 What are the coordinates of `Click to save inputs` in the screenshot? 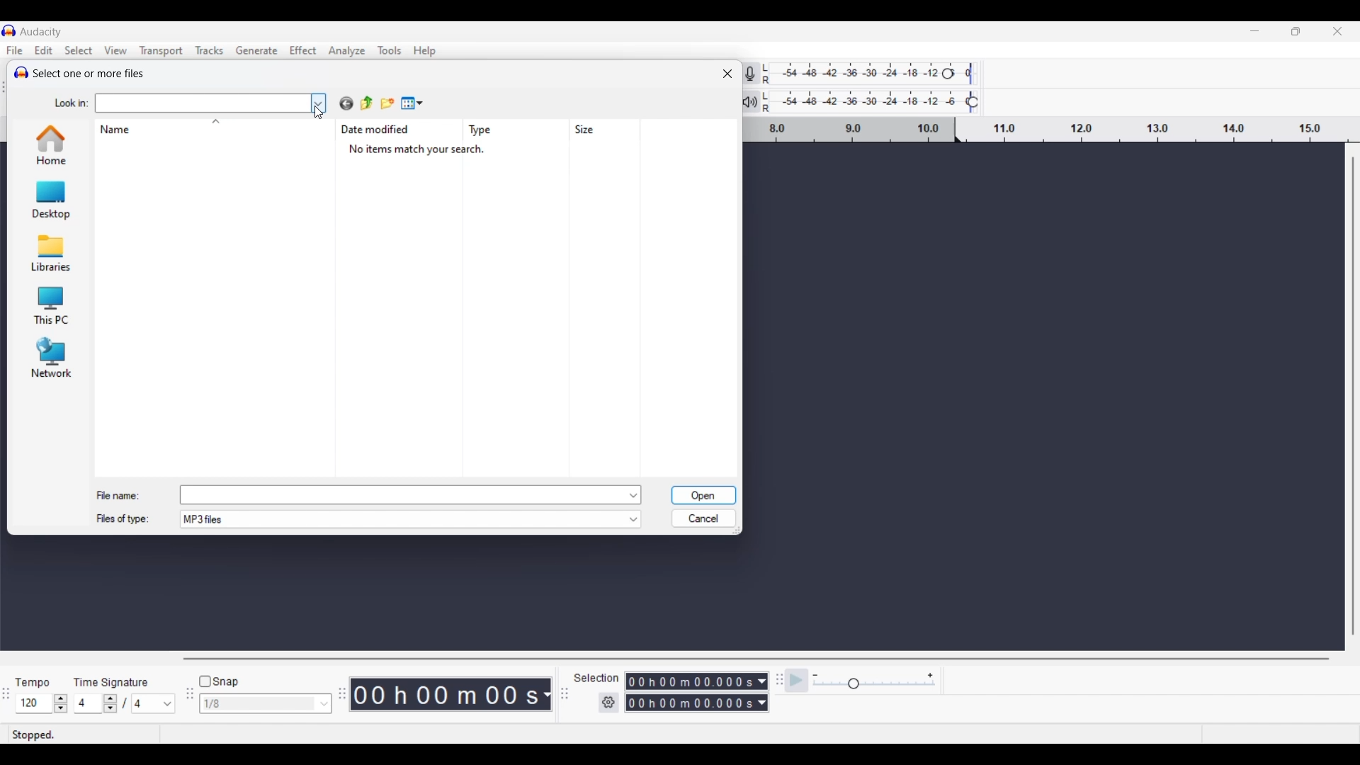 It's located at (703, 496).